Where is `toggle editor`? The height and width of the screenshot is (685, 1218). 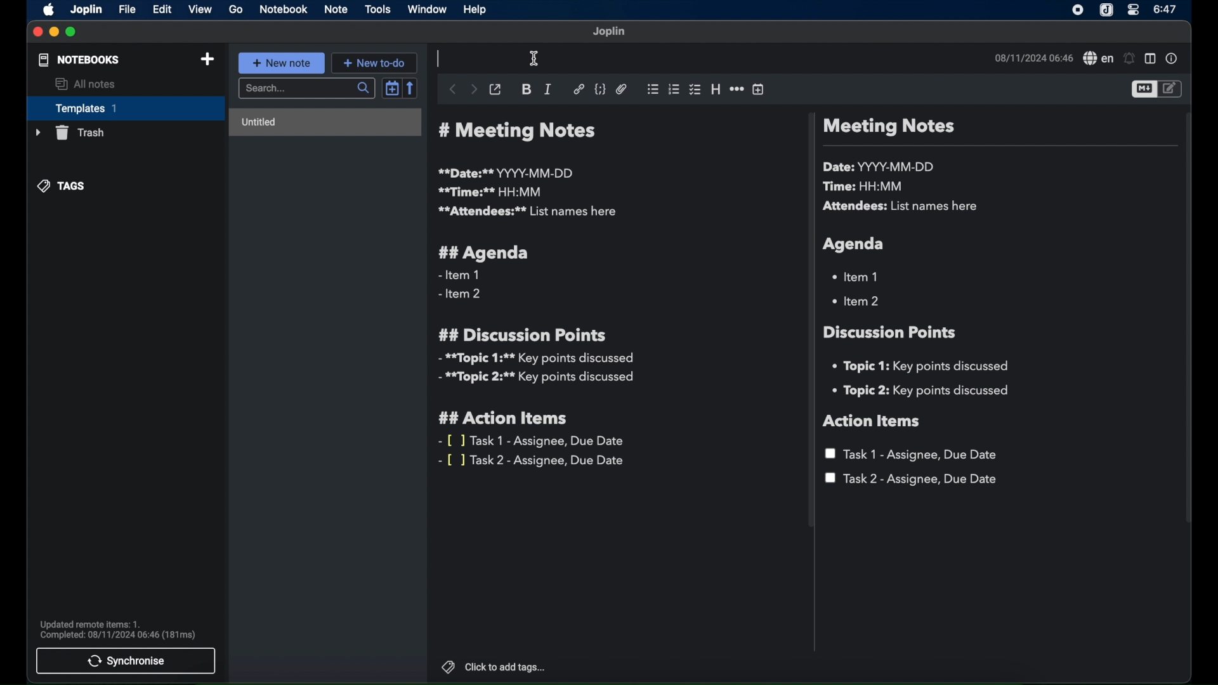 toggle editor is located at coordinates (1170, 89).